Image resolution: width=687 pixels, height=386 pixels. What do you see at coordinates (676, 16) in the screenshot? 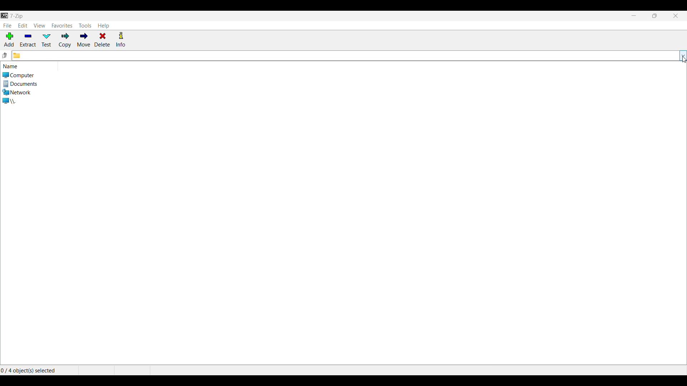
I see `Close interface` at bounding box center [676, 16].